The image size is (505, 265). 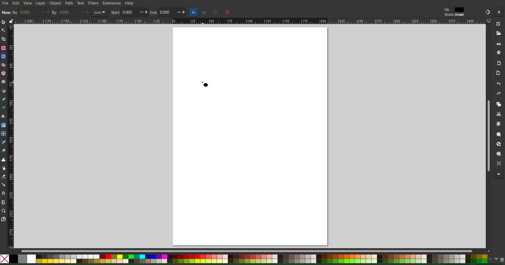 I want to click on increase/decrease, so click(x=144, y=12).